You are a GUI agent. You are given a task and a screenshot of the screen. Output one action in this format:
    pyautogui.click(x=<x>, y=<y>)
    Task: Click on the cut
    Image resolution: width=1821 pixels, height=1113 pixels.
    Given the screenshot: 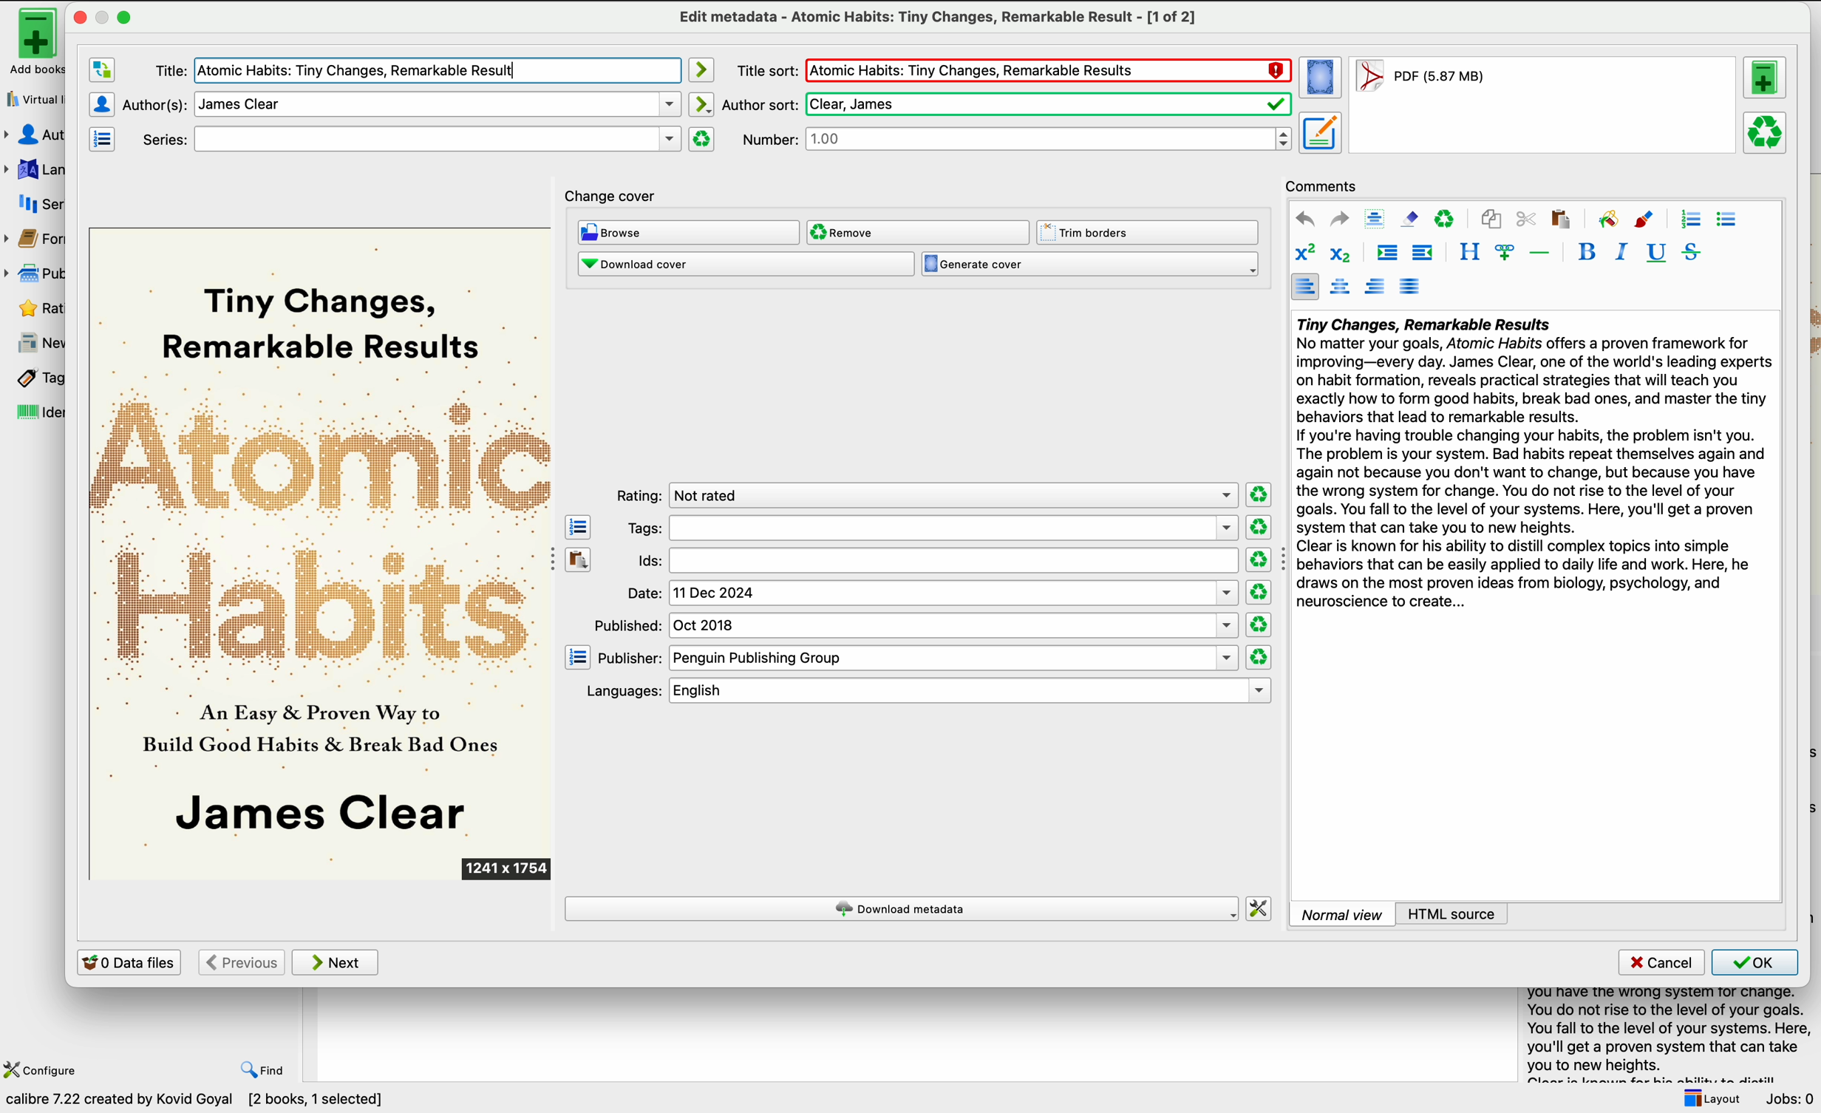 What is the action you would take?
    pyautogui.click(x=1526, y=219)
    